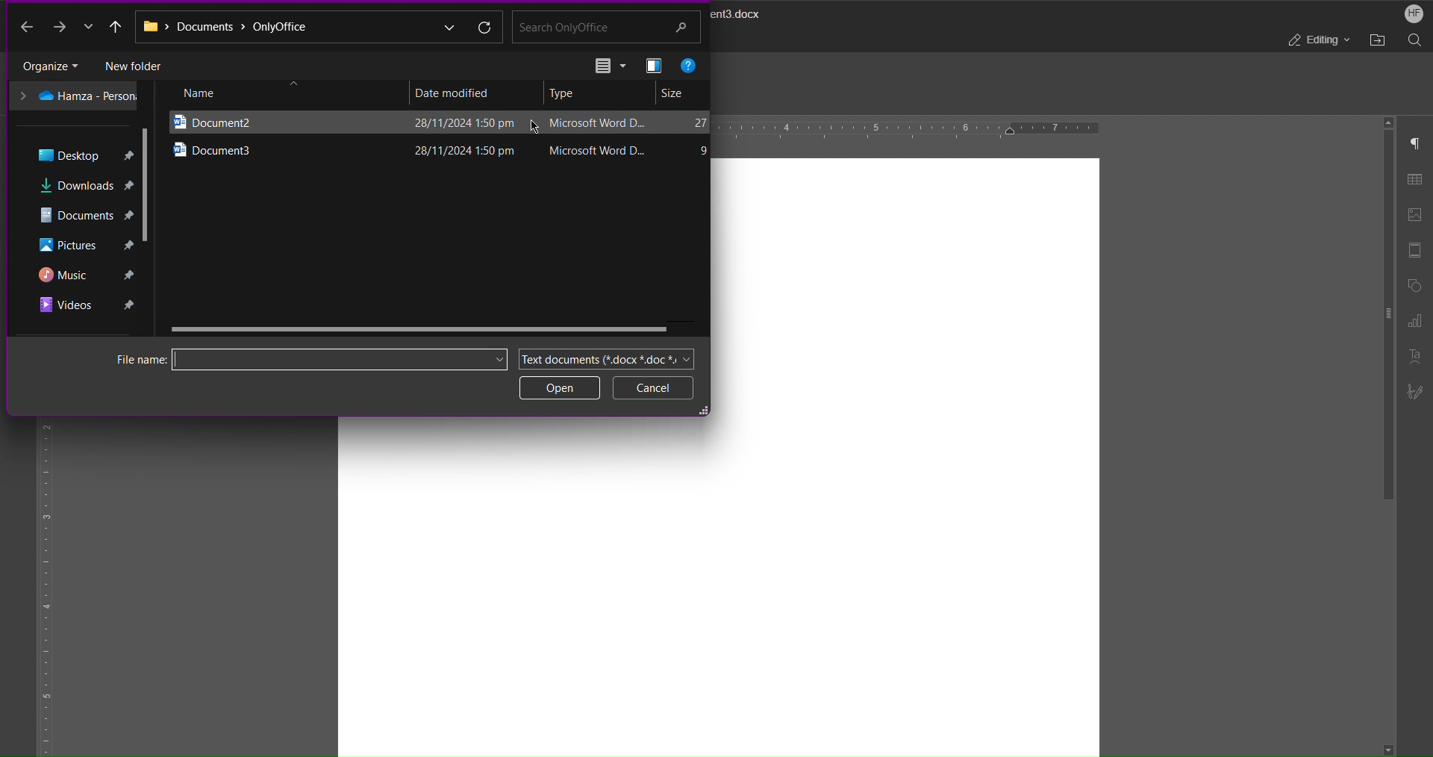  Describe the element at coordinates (1317, 41) in the screenshot. I see `Editing` at that location.